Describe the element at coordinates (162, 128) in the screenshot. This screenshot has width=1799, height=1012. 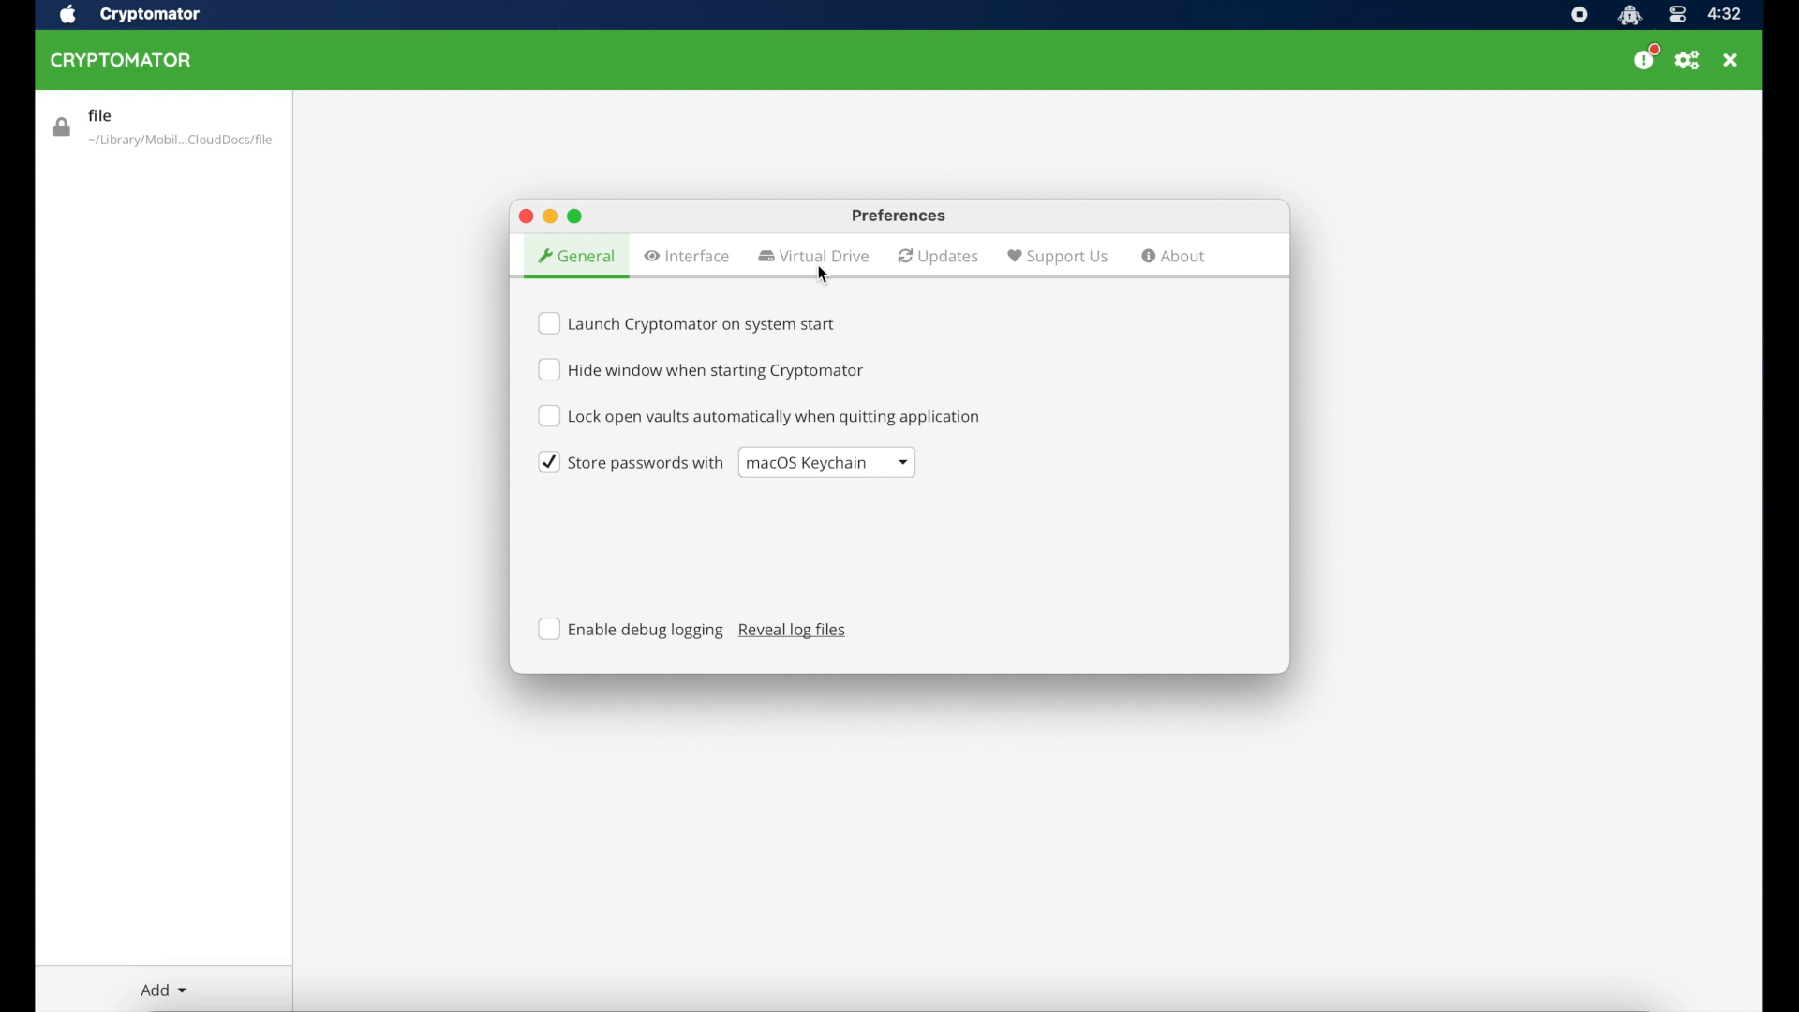
I see `file` at that location.